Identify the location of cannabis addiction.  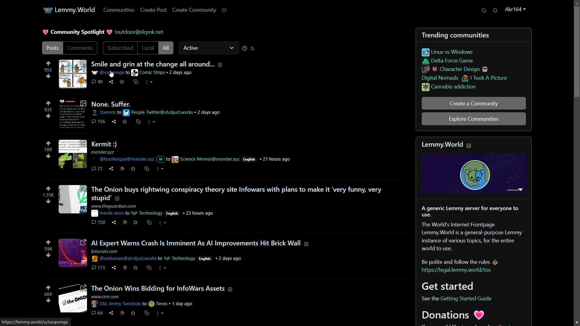
(449, 88).